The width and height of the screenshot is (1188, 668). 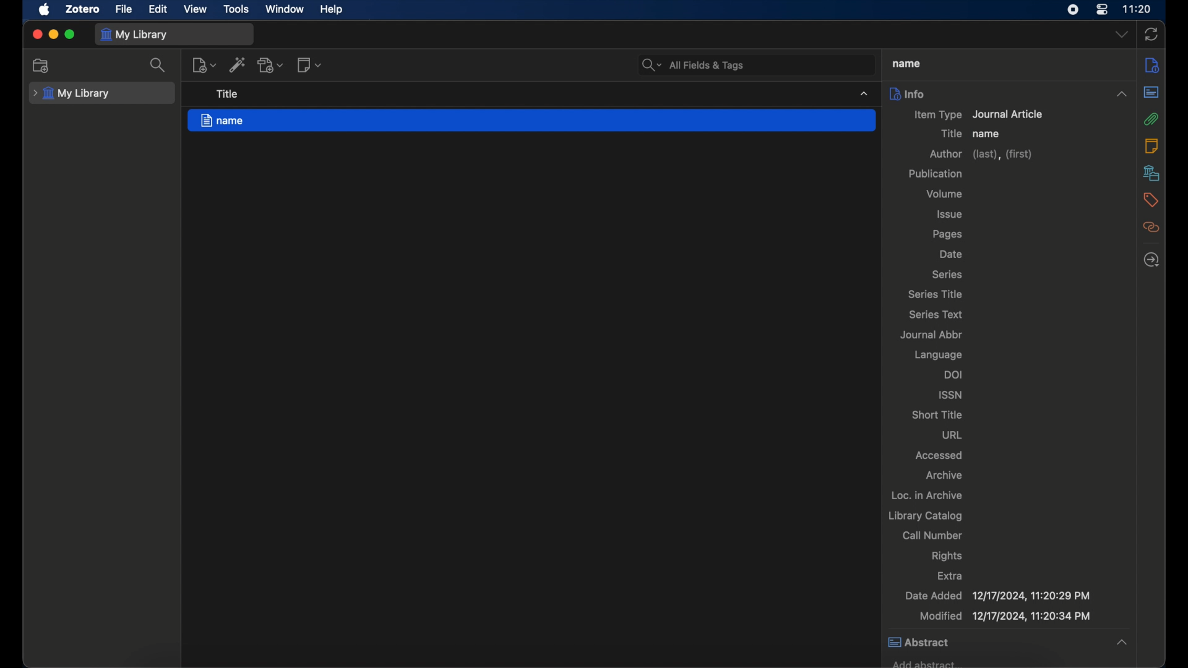 What do you see at coordinates (1151, 173) in the screenshot?
I see `libraries` at bounding box center [1151, 173].